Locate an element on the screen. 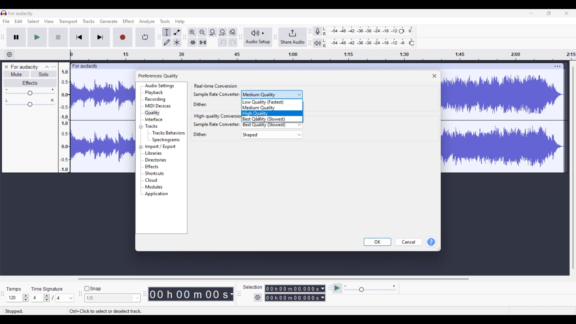 Image resolution: width=576 pixels, height=324 pixels. Skip/Select to end is located at coordinates (100, 37).